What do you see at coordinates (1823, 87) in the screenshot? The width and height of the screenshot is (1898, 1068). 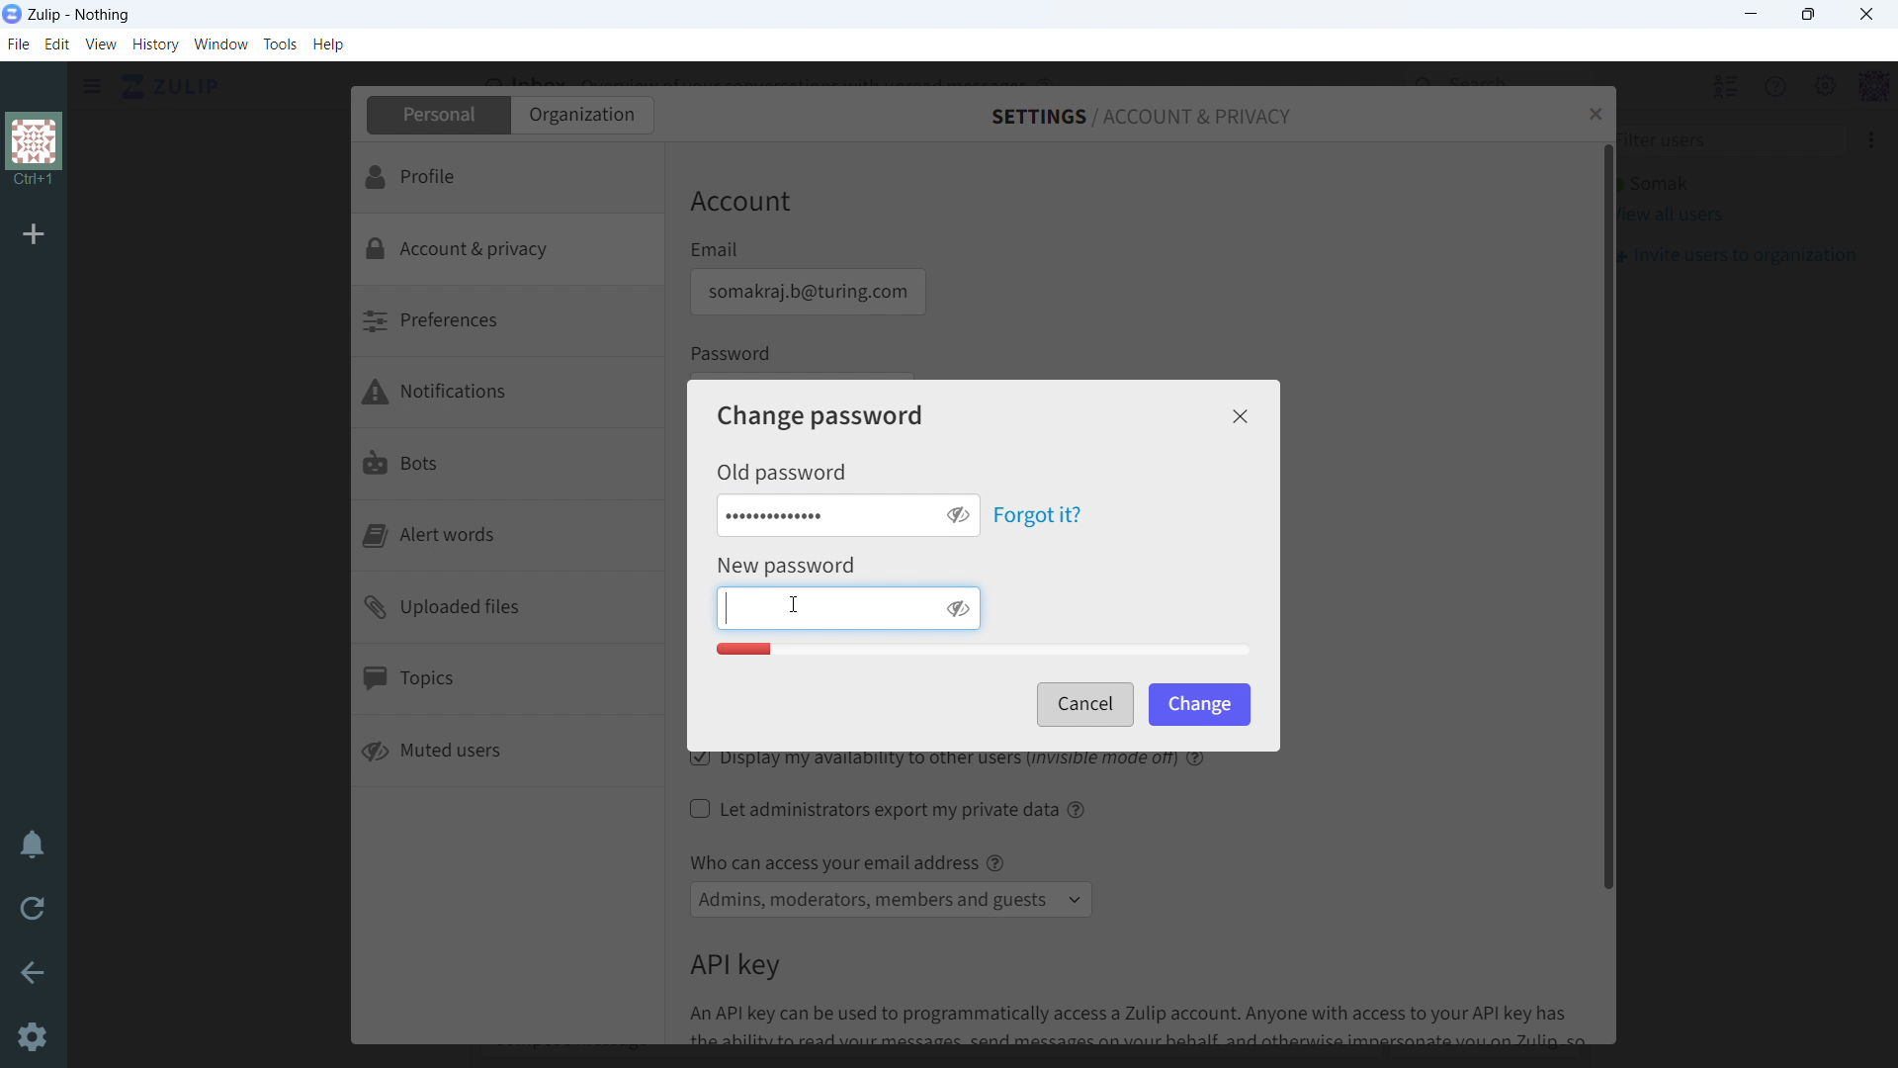 I see `main menu` at bounding box center [1823, 87].